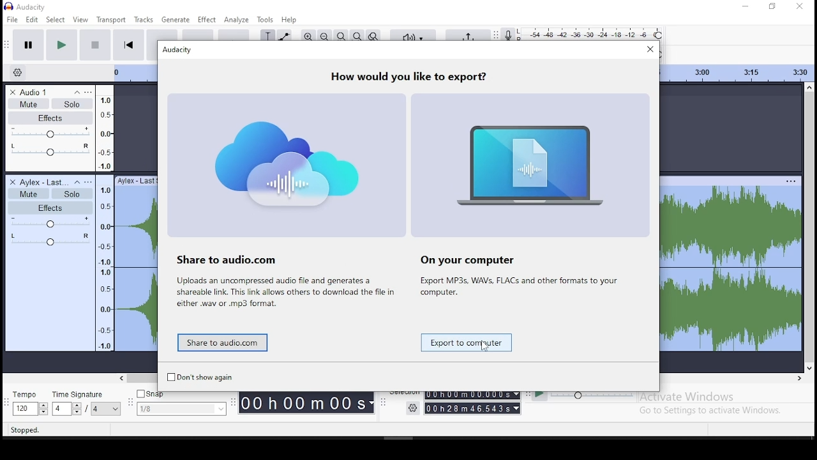 The image size is (817, 460). Describe the element at coordinates (112, 20) in the screenshot. I see `transport` at that location.